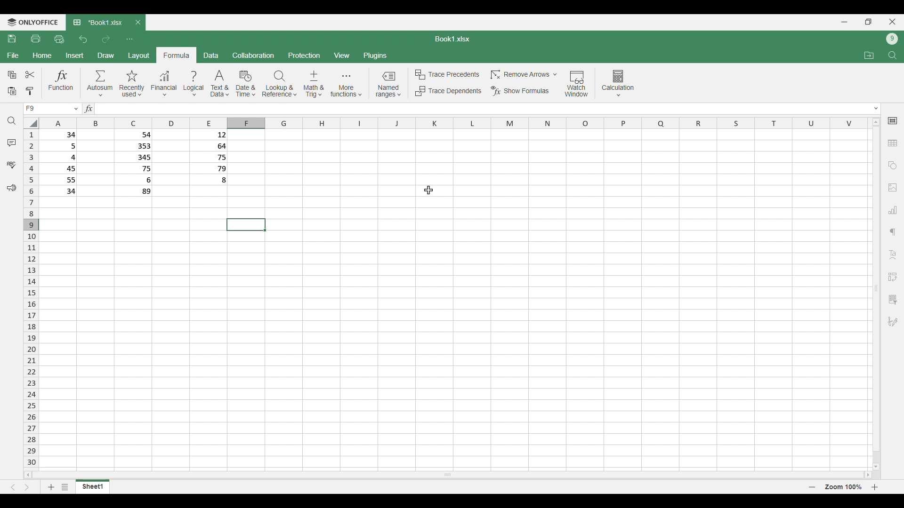 This screenshot has width=904, height=508. Describe the element at coordinates (478, 109) in the screenshot. I see `Type in equation` at that location.